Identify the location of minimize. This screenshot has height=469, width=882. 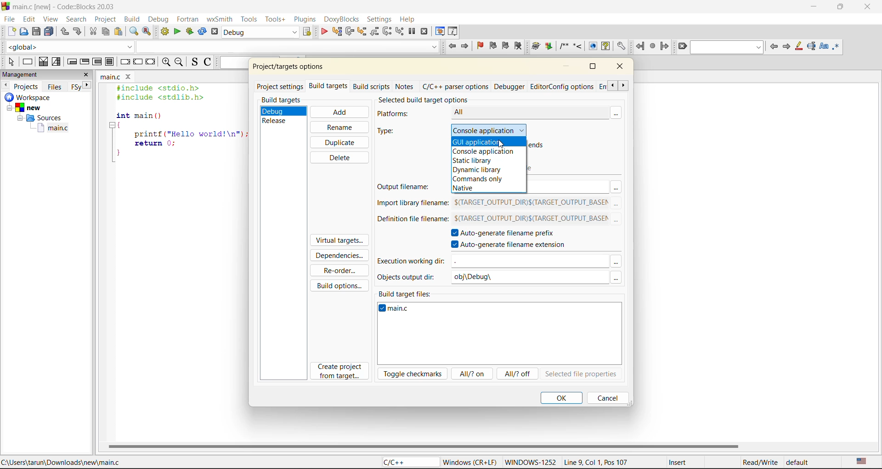
(570, 66).